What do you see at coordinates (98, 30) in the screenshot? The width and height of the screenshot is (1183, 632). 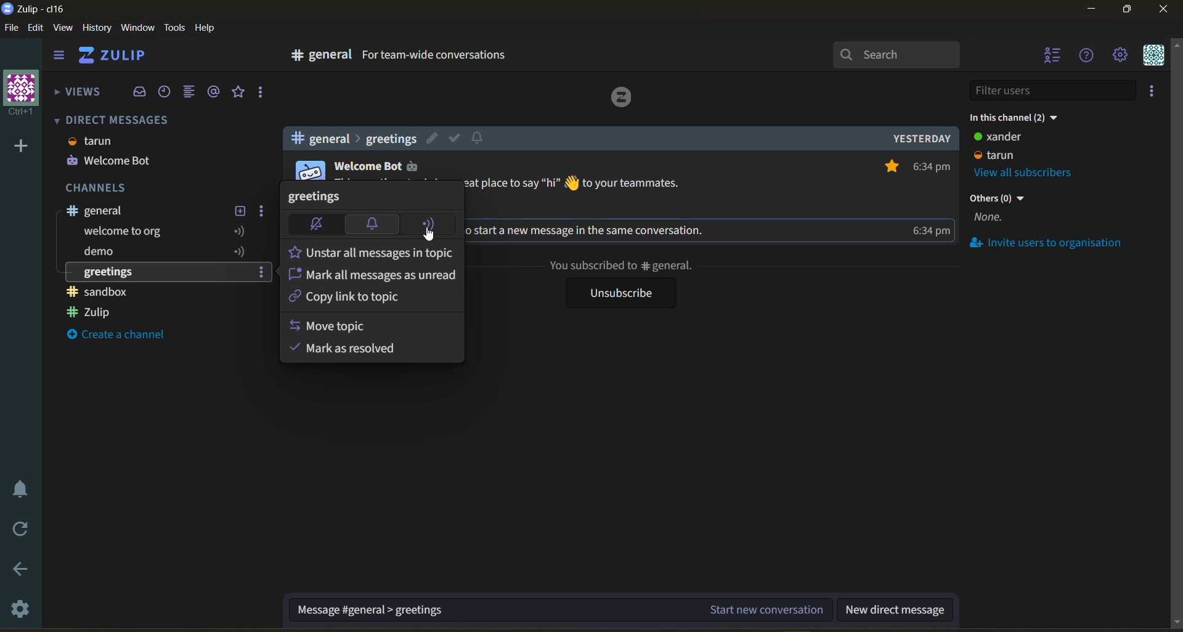 I see `history` at bounding box center [98, 30].